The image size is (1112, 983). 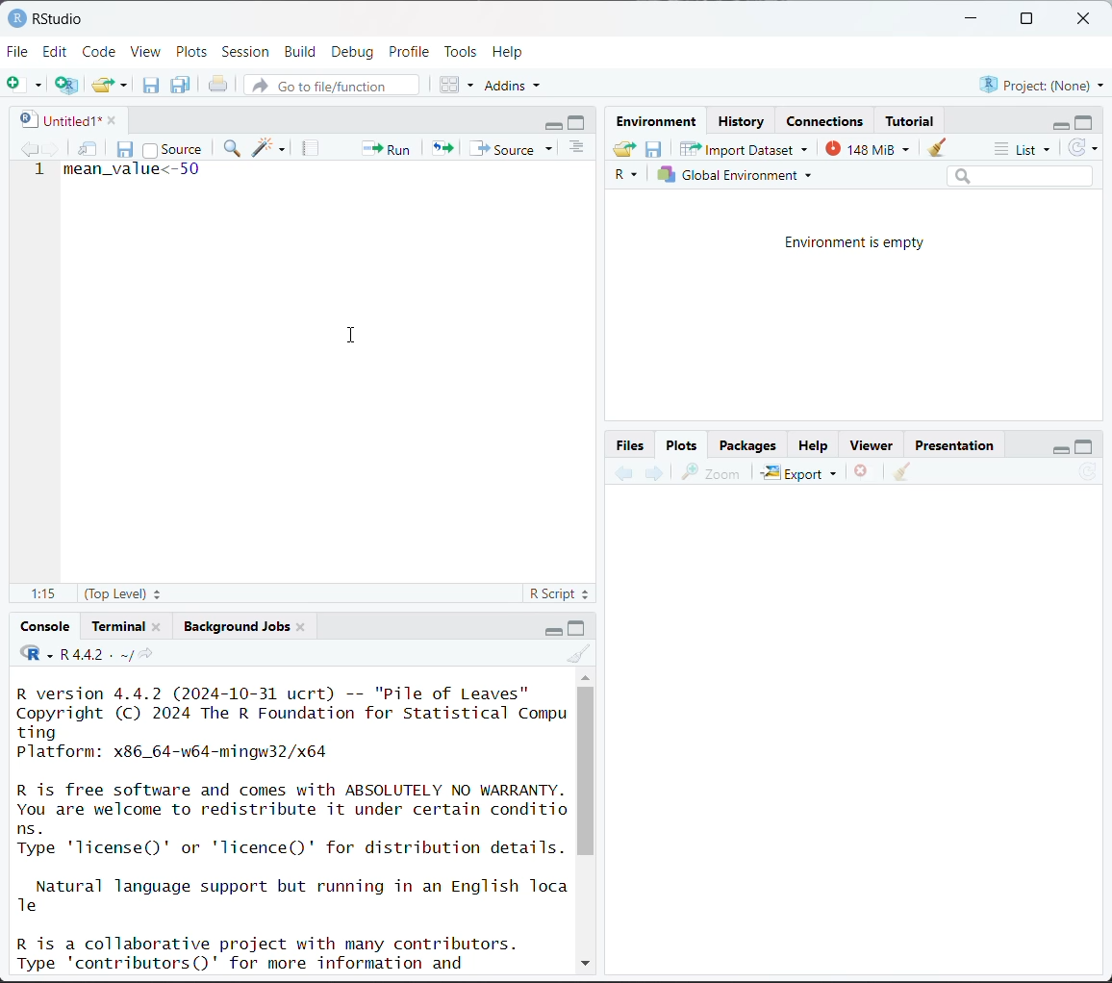 What do you see at coordinates (549, 629) in the screenshot?
I see `minimize` at bounding box center [549, 629].